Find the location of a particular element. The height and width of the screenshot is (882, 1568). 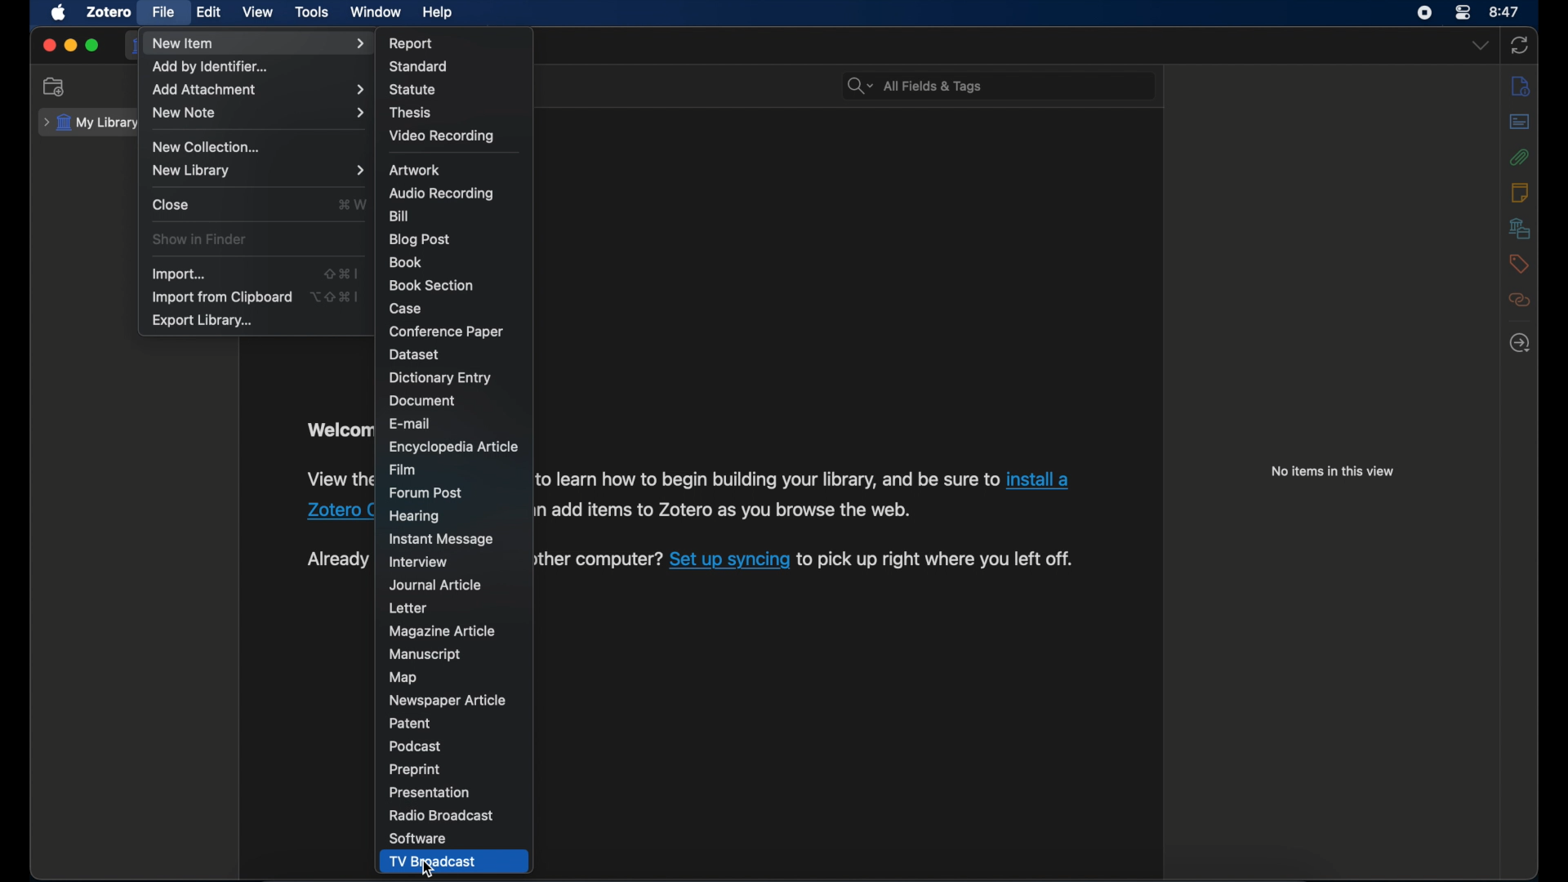

map is located at coordinates (403, 677).